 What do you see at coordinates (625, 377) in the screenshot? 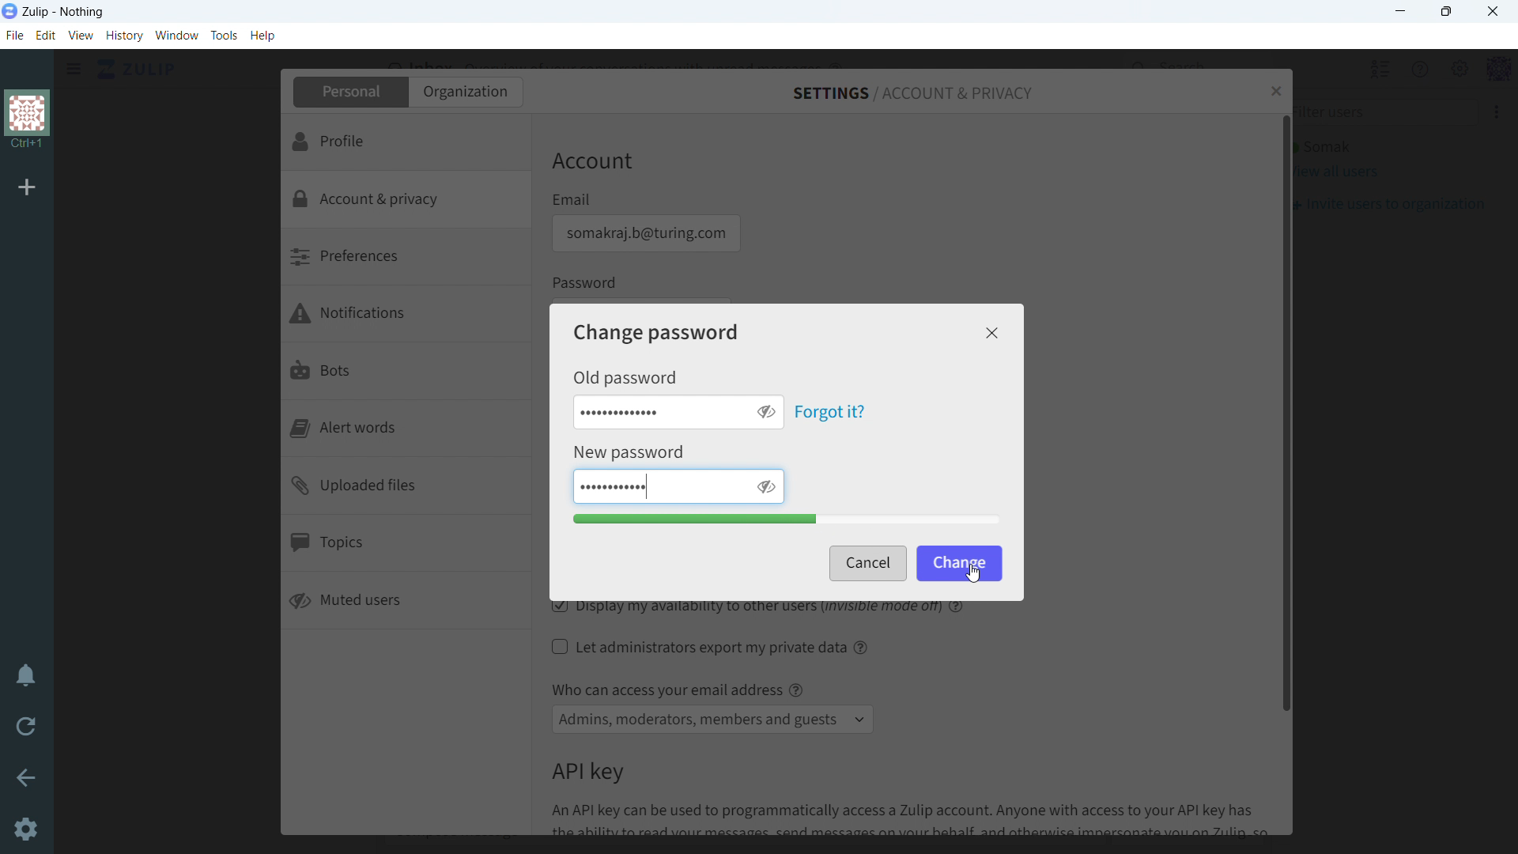
I see `Old password` at bounding box center [625, 377].